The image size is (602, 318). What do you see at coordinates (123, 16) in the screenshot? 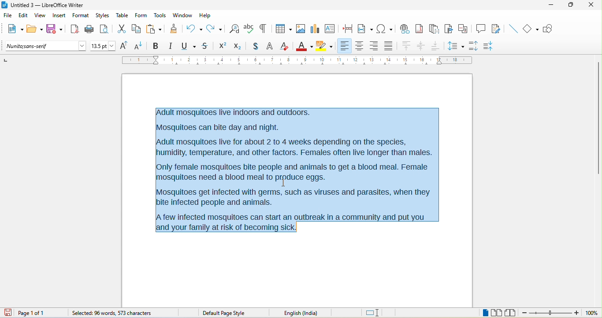
I see `table` at bounding box center [123, 16].